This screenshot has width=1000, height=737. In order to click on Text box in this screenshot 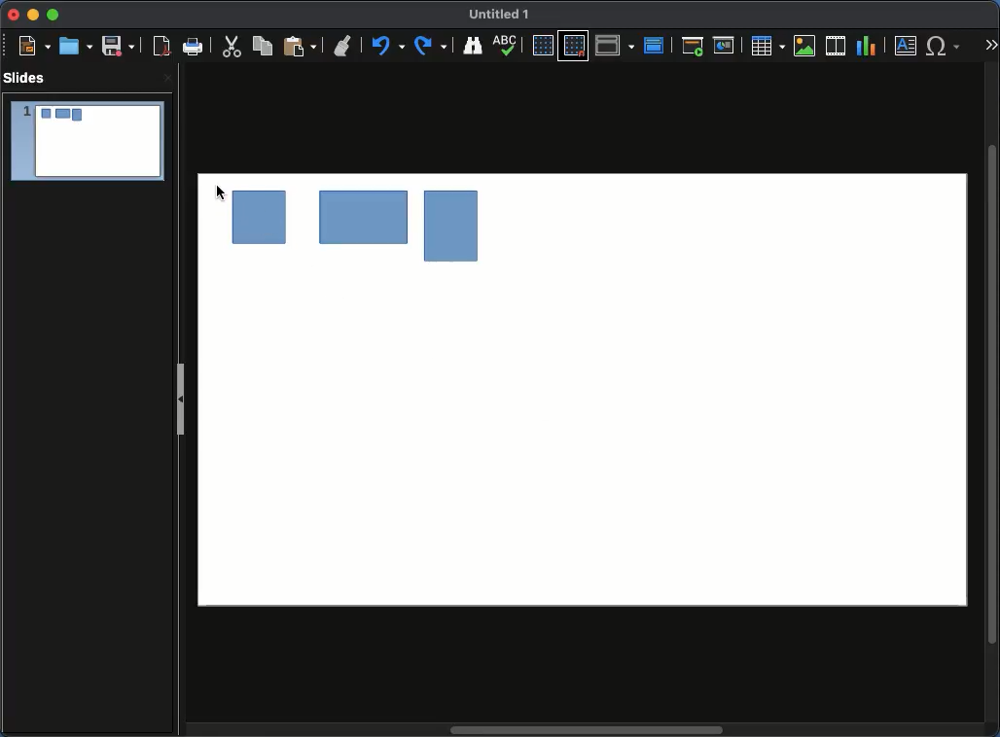, I will do `click(907, 46)`.